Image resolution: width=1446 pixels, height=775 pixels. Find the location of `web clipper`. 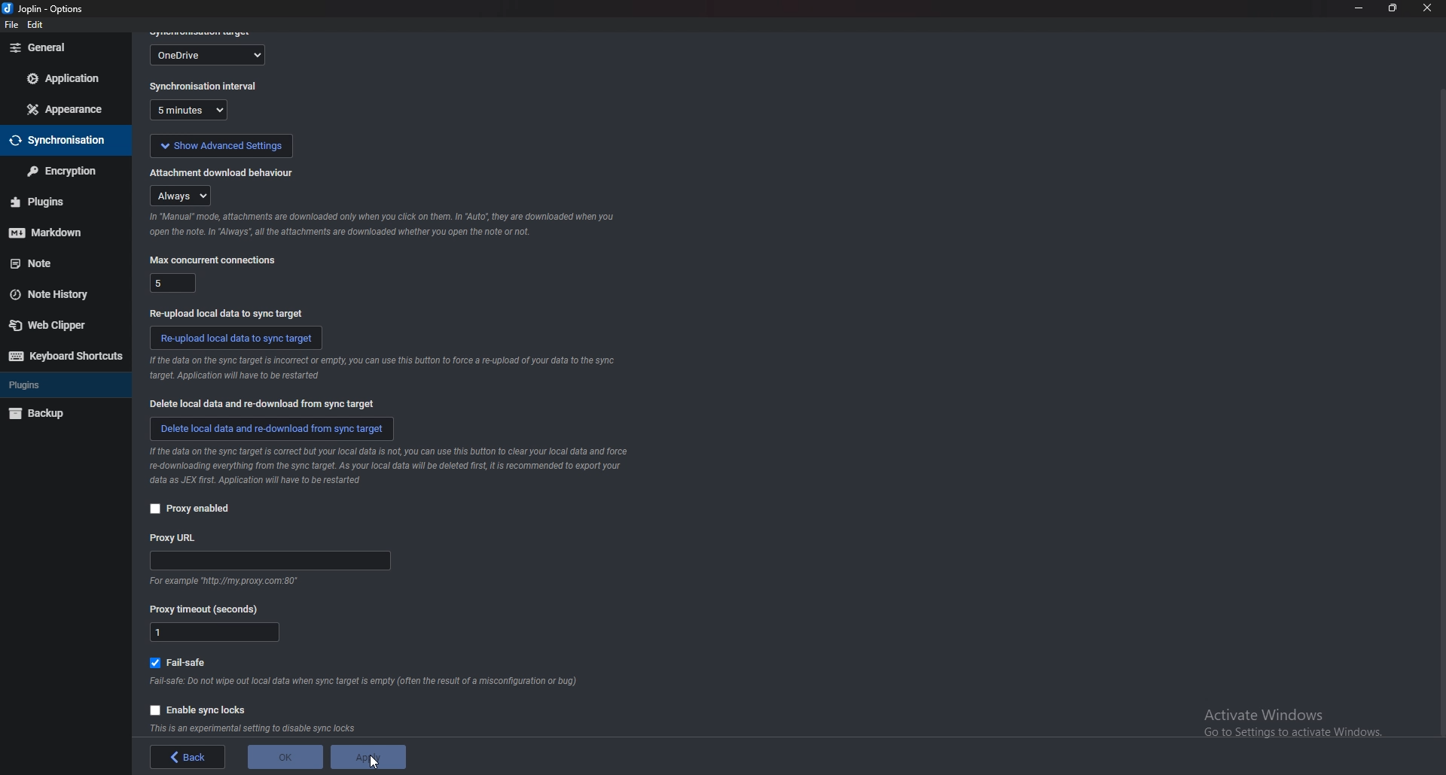

web clipper is located at coordinates (59, 327).